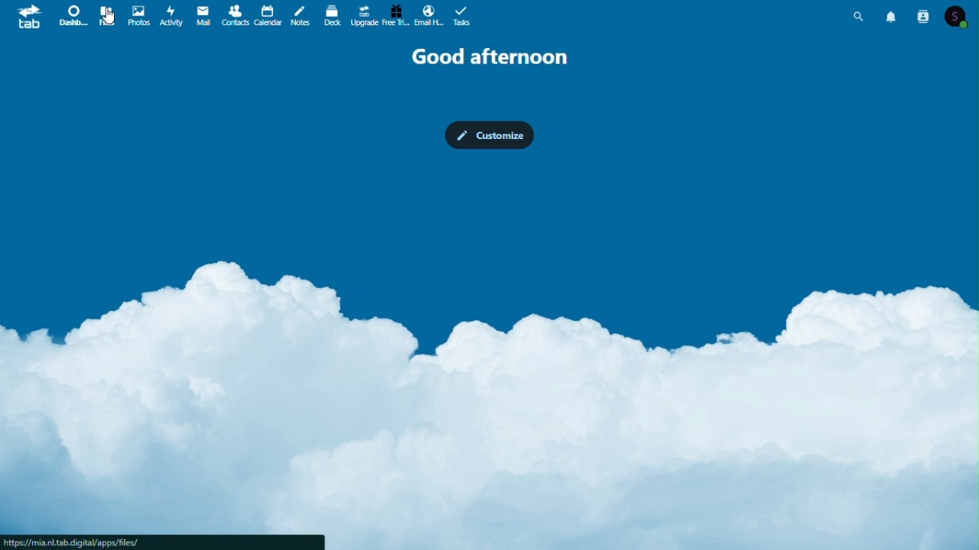 This screenshot has height=550, width=979. I want to click on customize, so click(491, 135).